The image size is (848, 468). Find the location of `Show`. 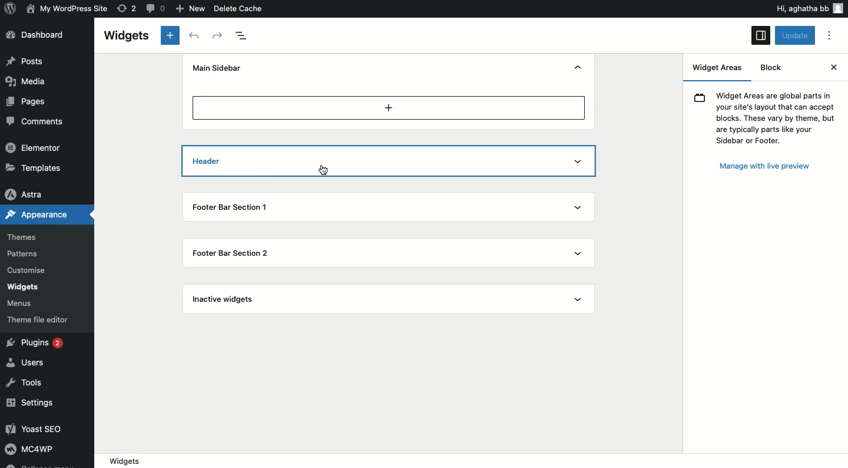

Show is located at coordinates (577, 209).